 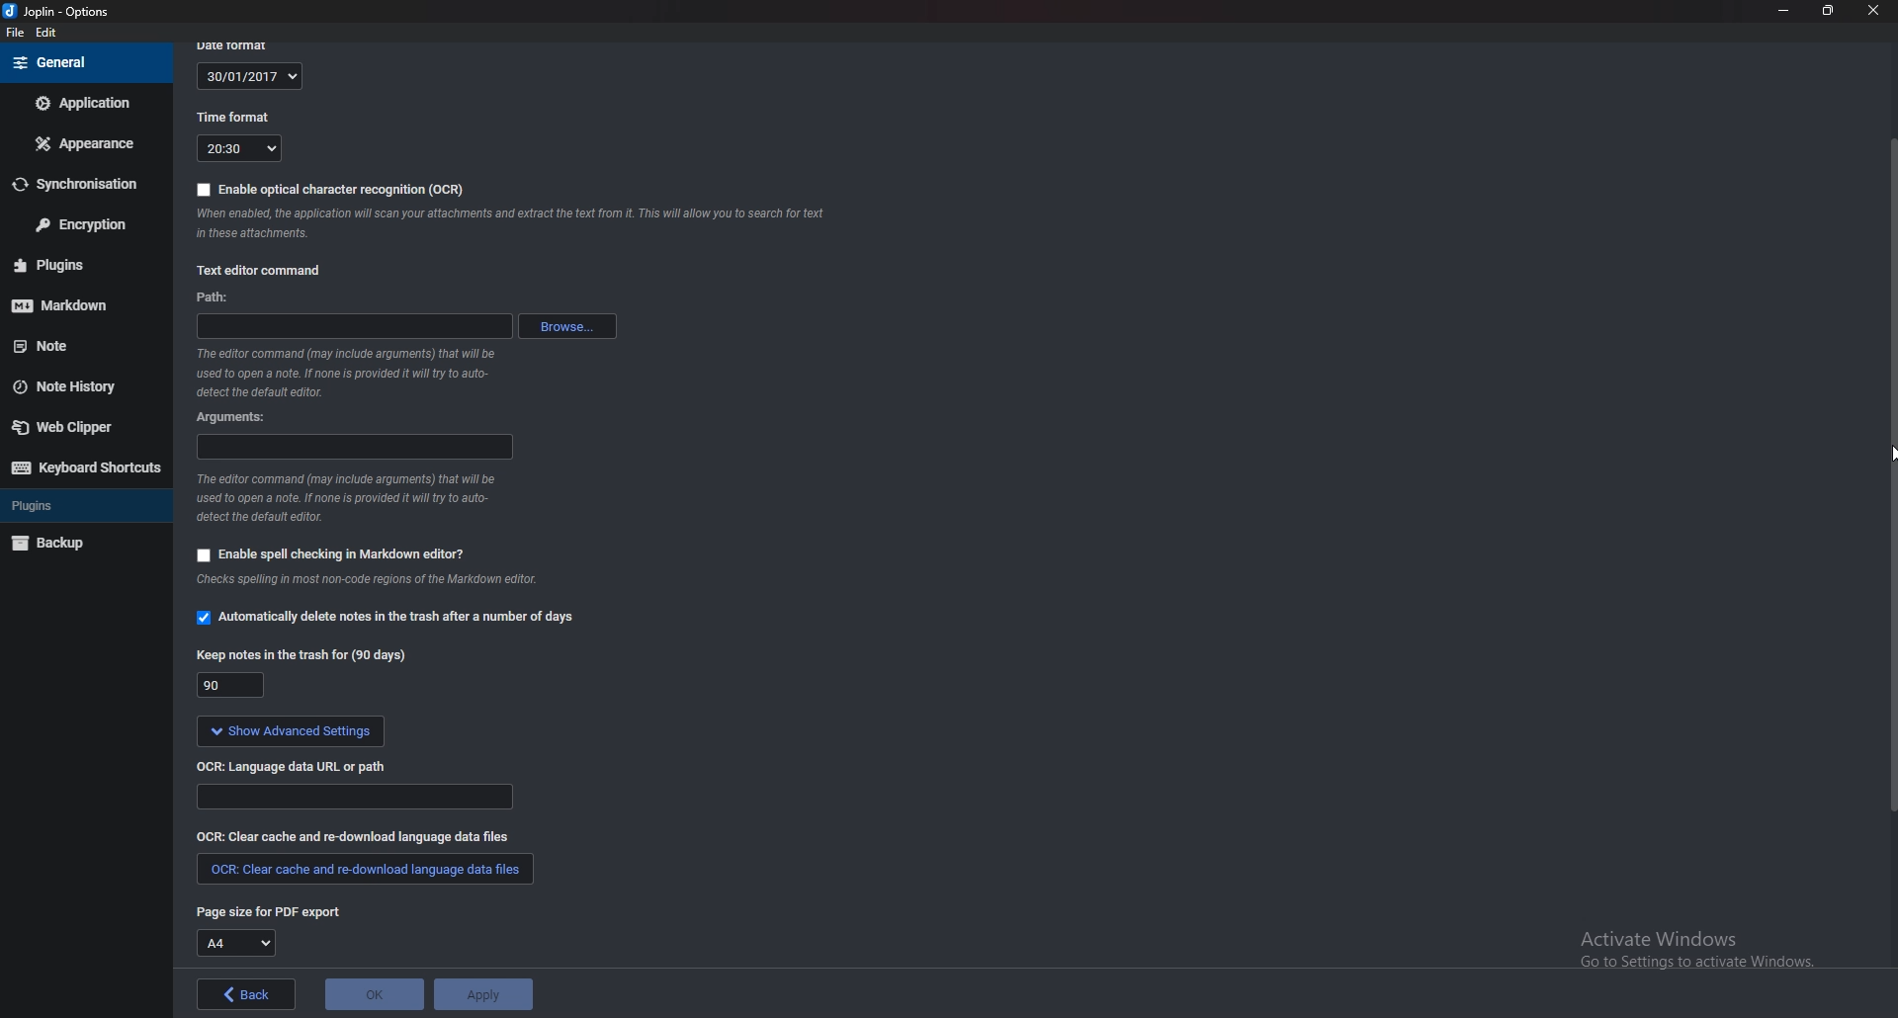 What do you see at coordinates (1684, 943) in the screenshot?
I see `activate windows` at bounding box center [1684, 943].